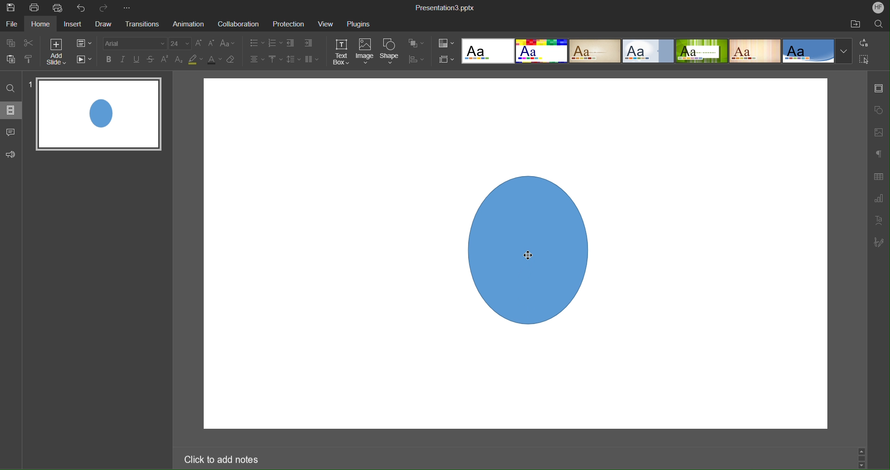  I want to click on Image, so click(367, 52).